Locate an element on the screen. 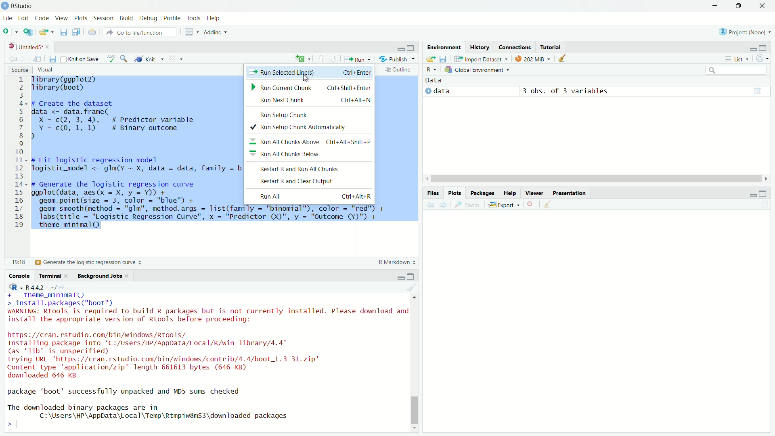  Go to previous section/chunk is located at coordinates (320, 59).